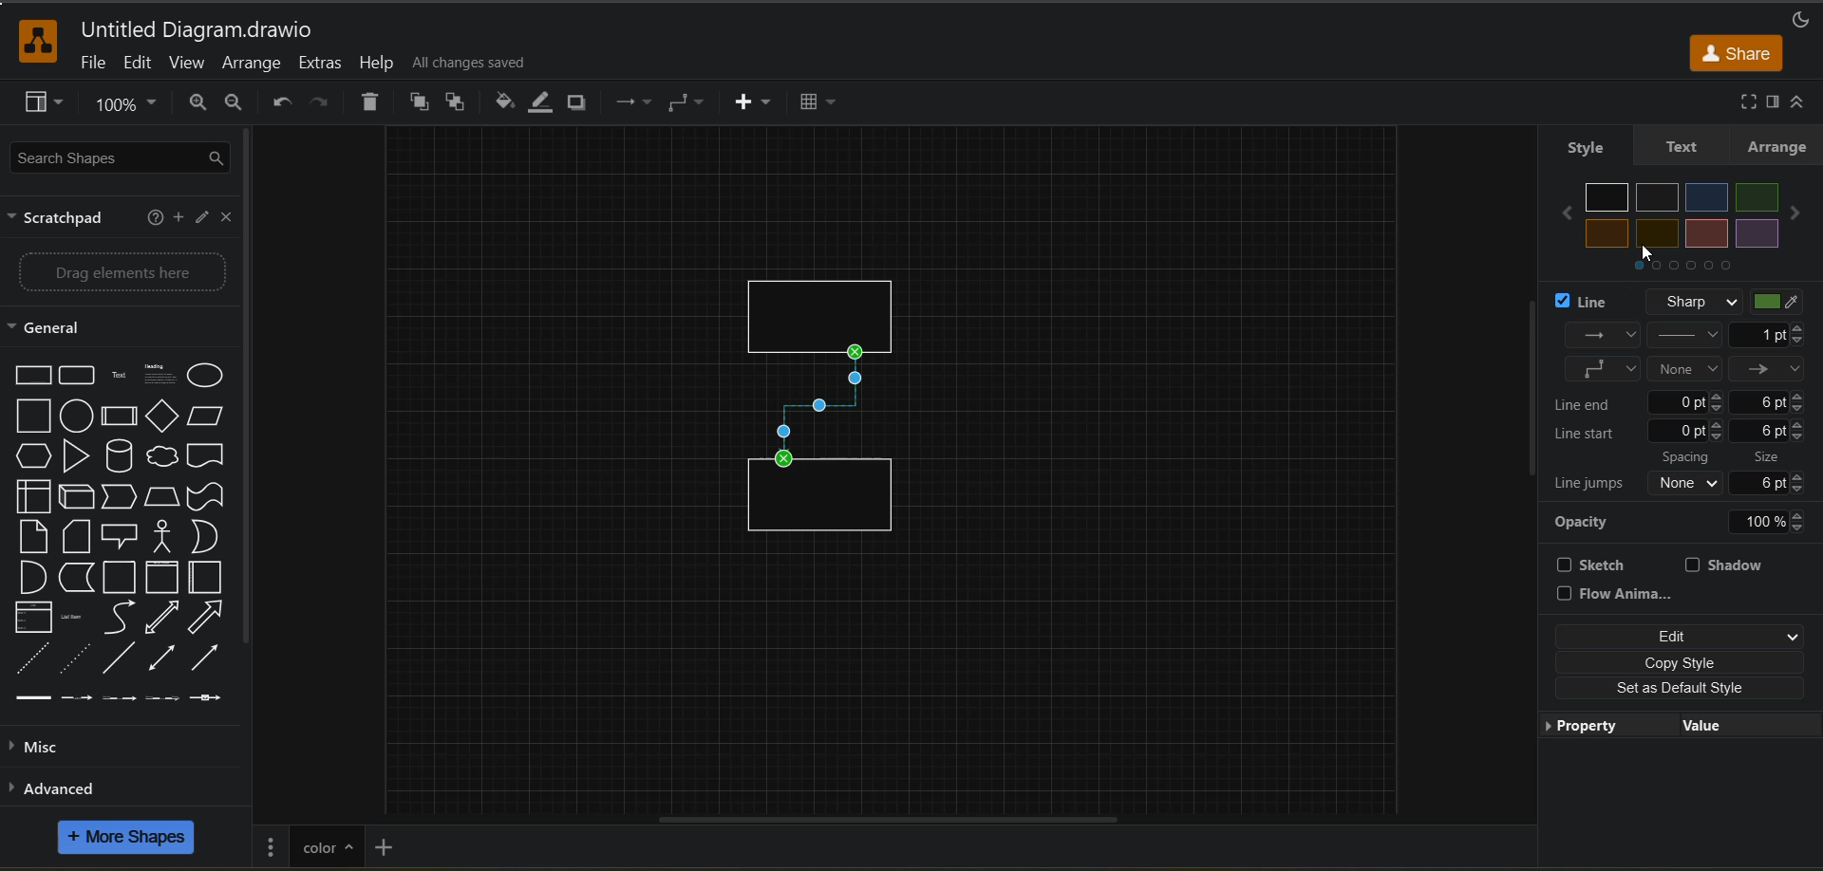 The width and height of the screenshot is (1823, 871). I want to click on Rectangle, so click(29, 375).